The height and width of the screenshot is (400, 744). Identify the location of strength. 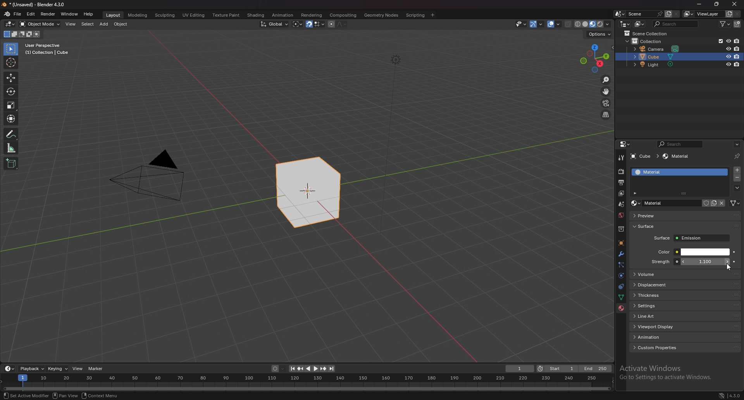
(660, 262).